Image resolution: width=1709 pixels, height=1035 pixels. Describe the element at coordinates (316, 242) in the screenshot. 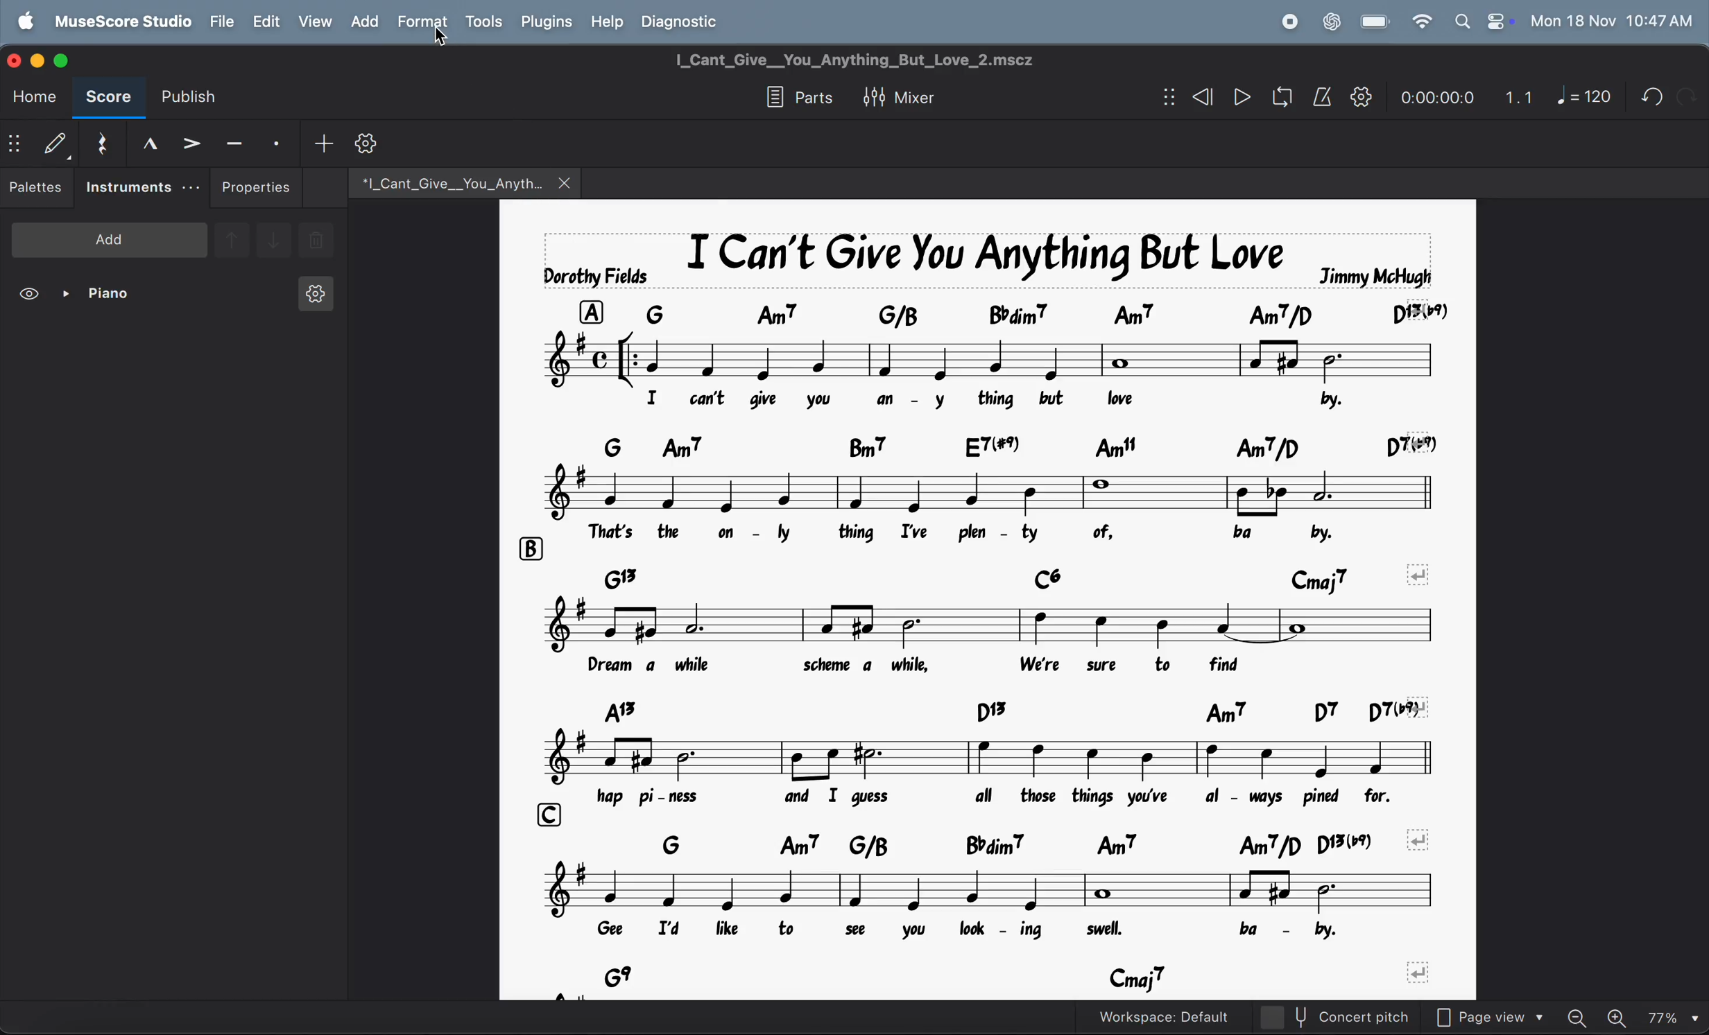

I see `delete` at that location.